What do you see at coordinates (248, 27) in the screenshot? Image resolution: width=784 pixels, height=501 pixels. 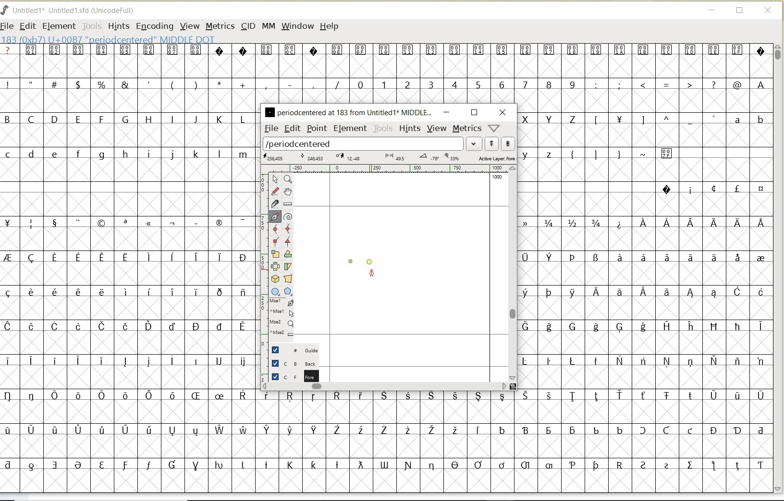 I see `CID` at bounding box center [248, 27].